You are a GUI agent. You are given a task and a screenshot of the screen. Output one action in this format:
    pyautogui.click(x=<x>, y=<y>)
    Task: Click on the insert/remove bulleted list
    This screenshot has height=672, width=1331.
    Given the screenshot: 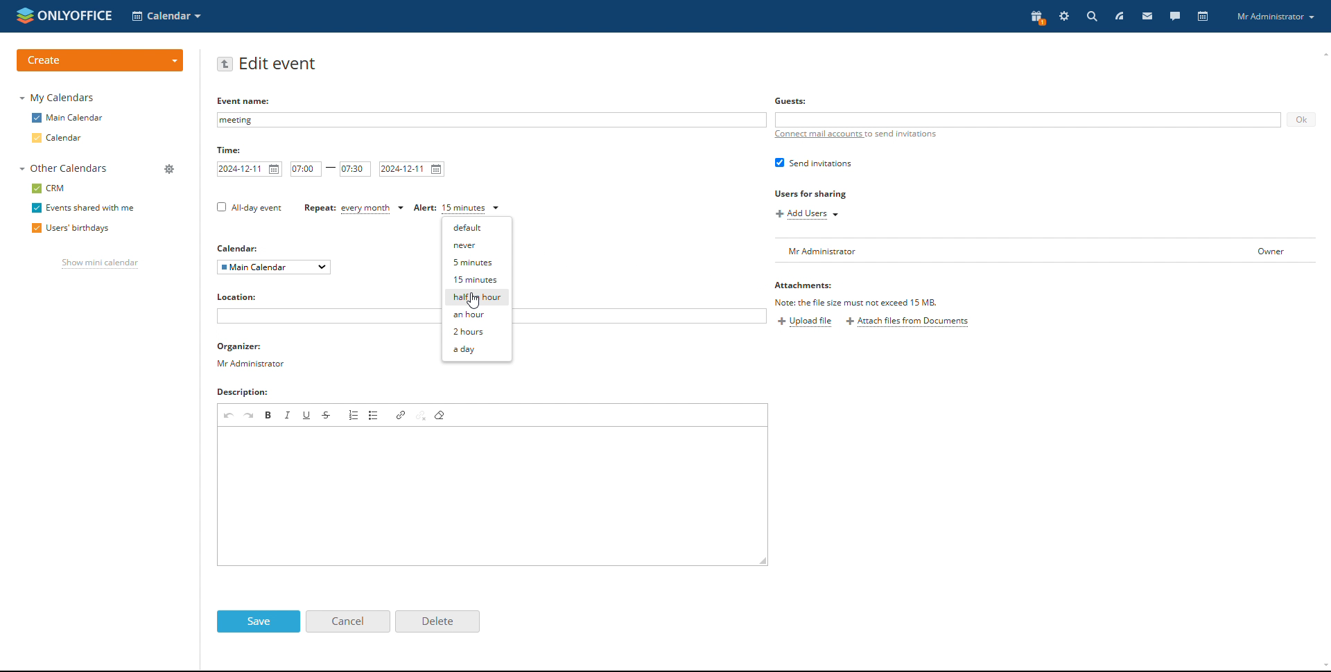 What is the action you would take?
    pyautogui.click(x=374, y=415)
    